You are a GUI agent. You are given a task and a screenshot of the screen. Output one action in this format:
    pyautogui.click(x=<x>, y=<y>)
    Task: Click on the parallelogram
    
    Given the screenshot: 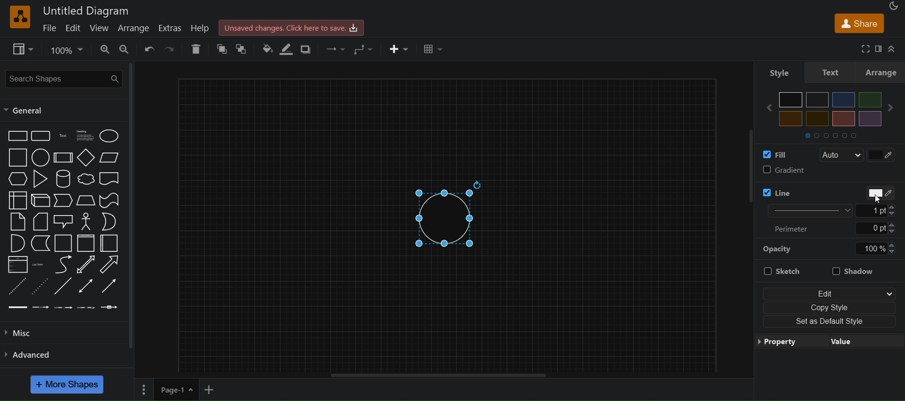 What is the action you would take?
    pyautogui.click(x=111, y=157)
    